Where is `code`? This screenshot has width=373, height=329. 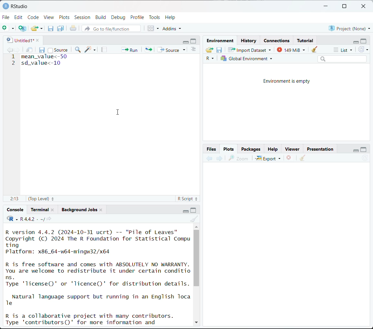
code is located at coordinates (12, 219).